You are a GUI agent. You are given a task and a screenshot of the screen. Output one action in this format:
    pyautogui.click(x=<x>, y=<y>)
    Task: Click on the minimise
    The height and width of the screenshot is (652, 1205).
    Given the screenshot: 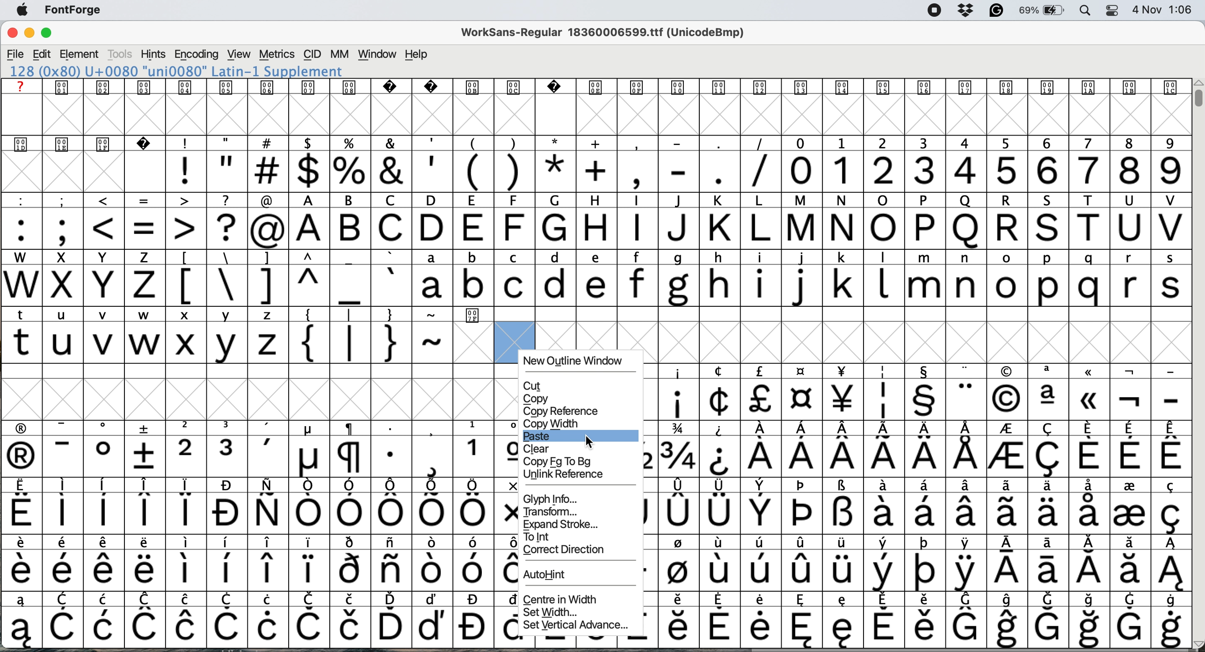 What is the action you would take?
    pyautogui.click(x=28, y=34)
    